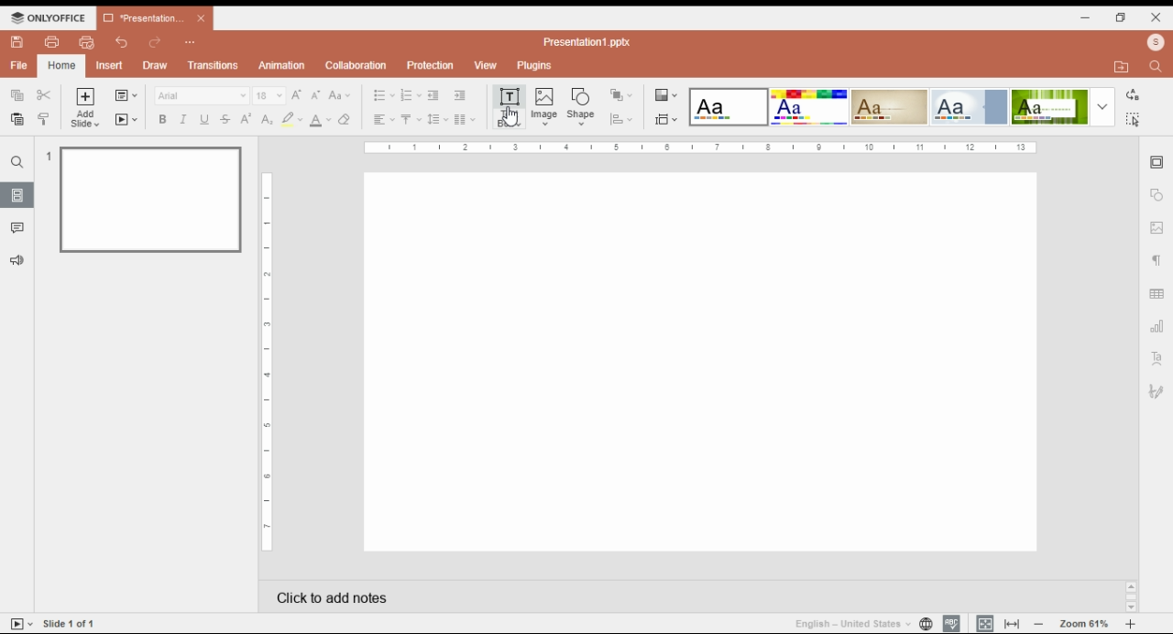 Image resolution: width=1173 pixels, height=634 pixels. What do you see at coordinates (1134, 93) in the screenshot?
I see `replace` at bounding box center [1134, 93].